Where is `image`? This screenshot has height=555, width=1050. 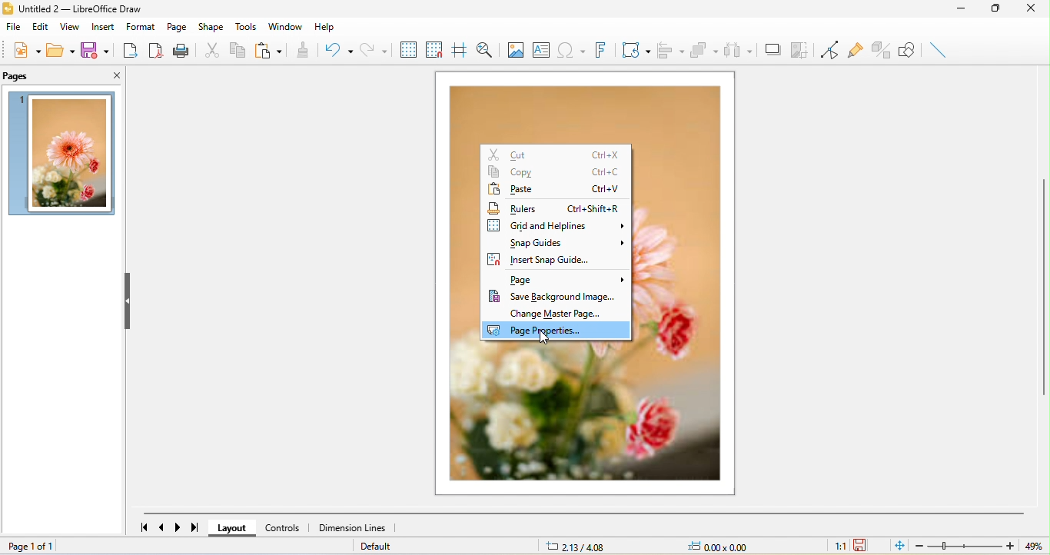 image is located at coordinates (519, 50).